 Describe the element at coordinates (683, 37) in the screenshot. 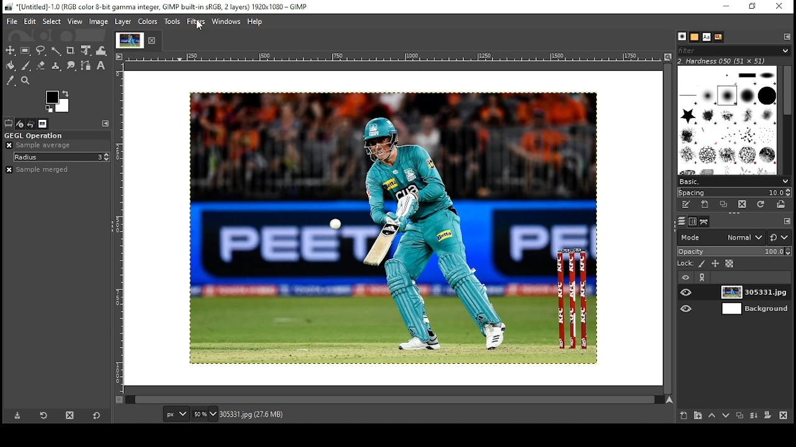

I see `brushes` at that location.